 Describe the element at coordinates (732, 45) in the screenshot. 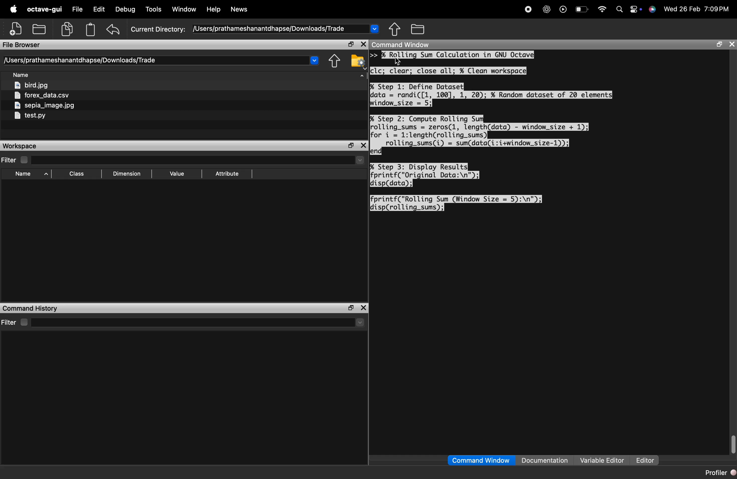

I see `close` at that location.